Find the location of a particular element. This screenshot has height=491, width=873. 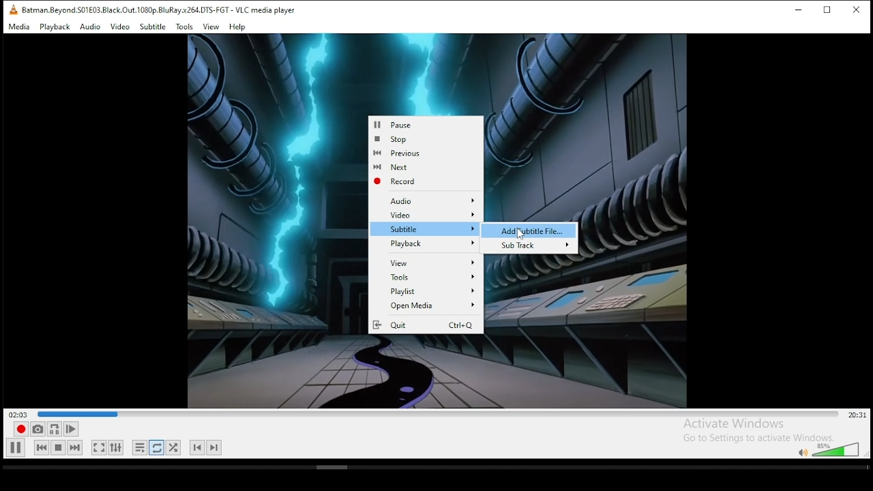

video preview is located at coordinates (263, 222).